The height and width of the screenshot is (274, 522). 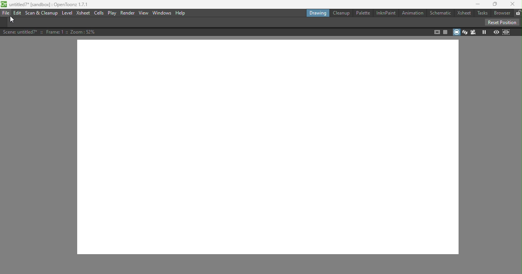 What do you see at coordinates (501, 13) in the screenshot?
I see `Browser` at bounding box center [501, 13].